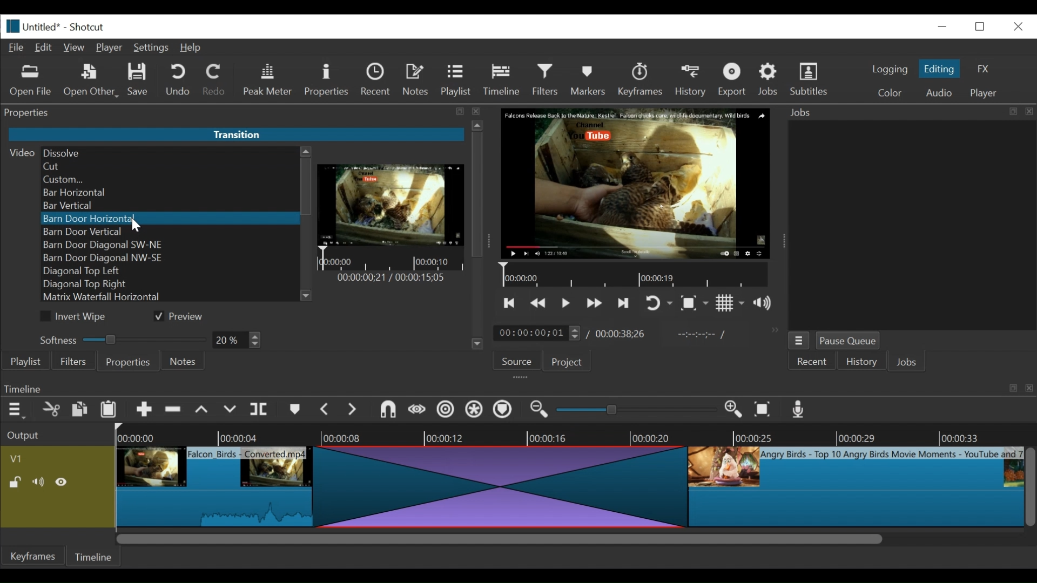 The width and height of the screenshot is (1037, 583). Describe the element at coordinates (641, 81) in the screenshot. I see `keyframes` at that location.